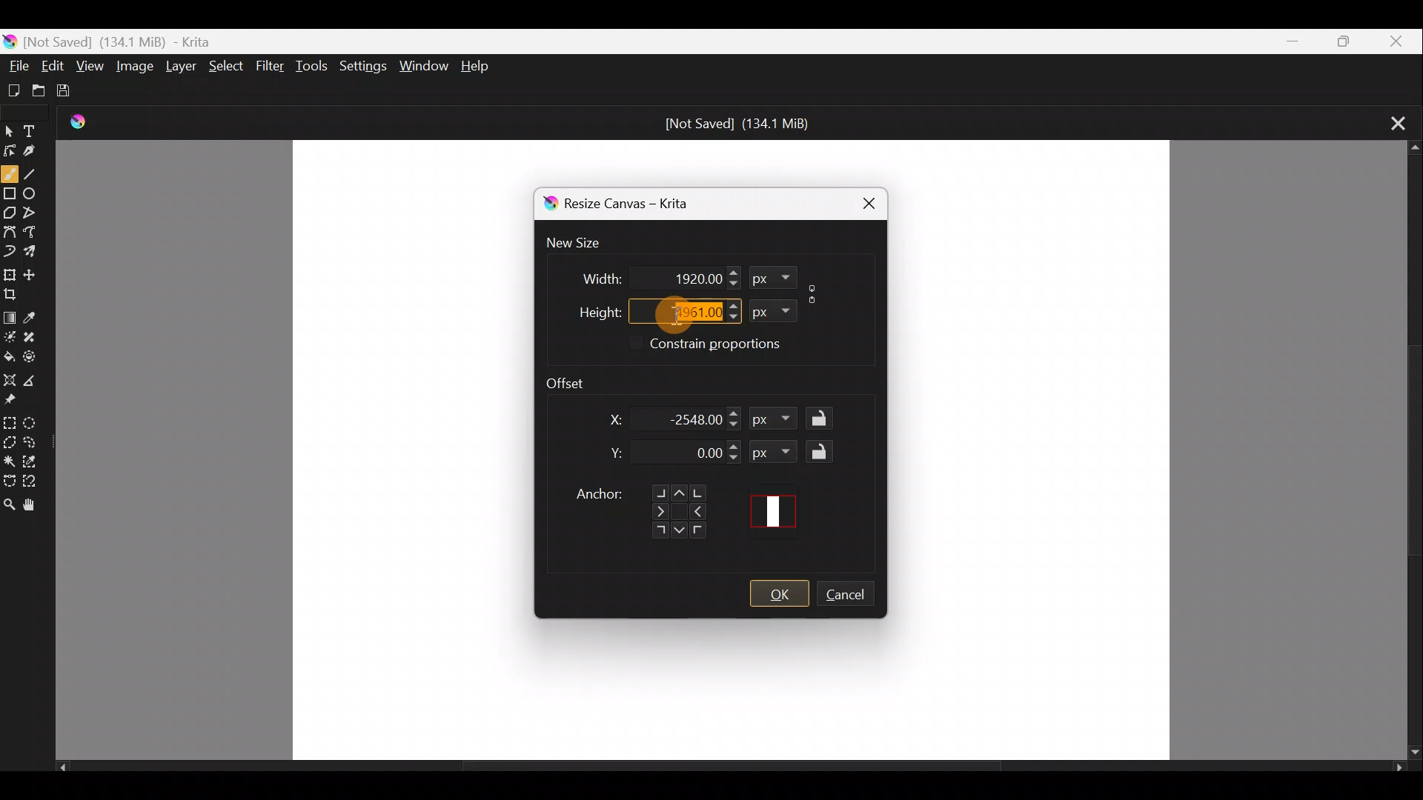 The width and height of the screenshot is (1423, 800). Describe the element at coordinates (36, 425) in the screenshot. I see `Elliptical selection tool` at that location.